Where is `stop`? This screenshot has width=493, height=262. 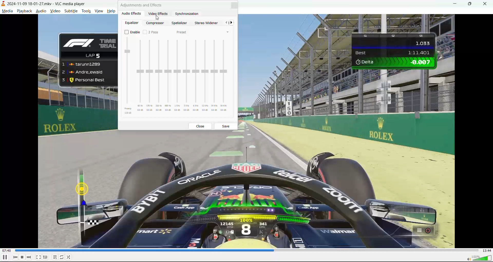
stop is located at coordinates (22, 257).